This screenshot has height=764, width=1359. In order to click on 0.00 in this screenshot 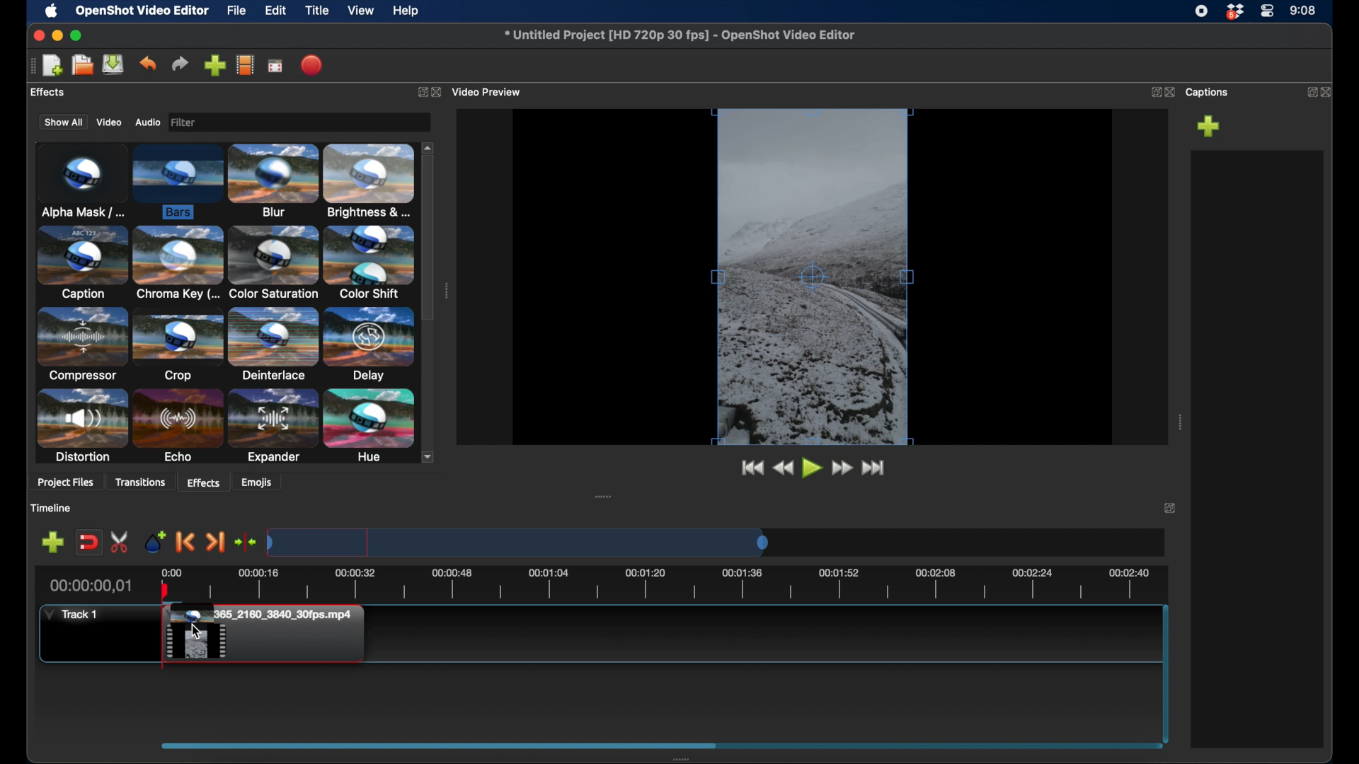, I will do `click(170, 571)`.